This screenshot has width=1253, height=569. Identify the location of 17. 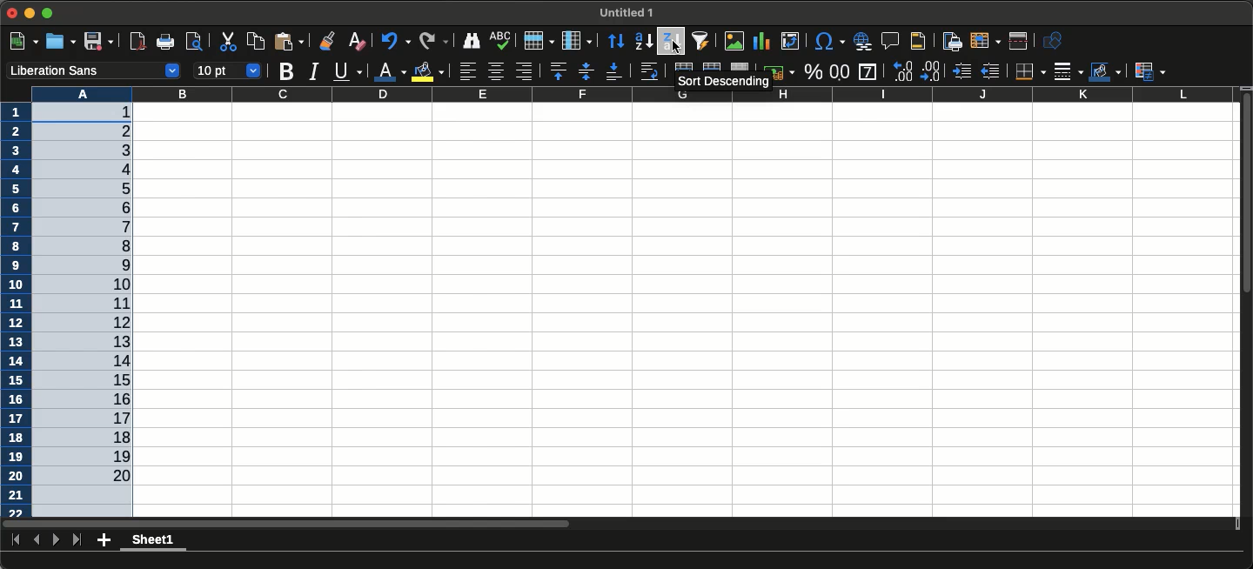
(108, 418).